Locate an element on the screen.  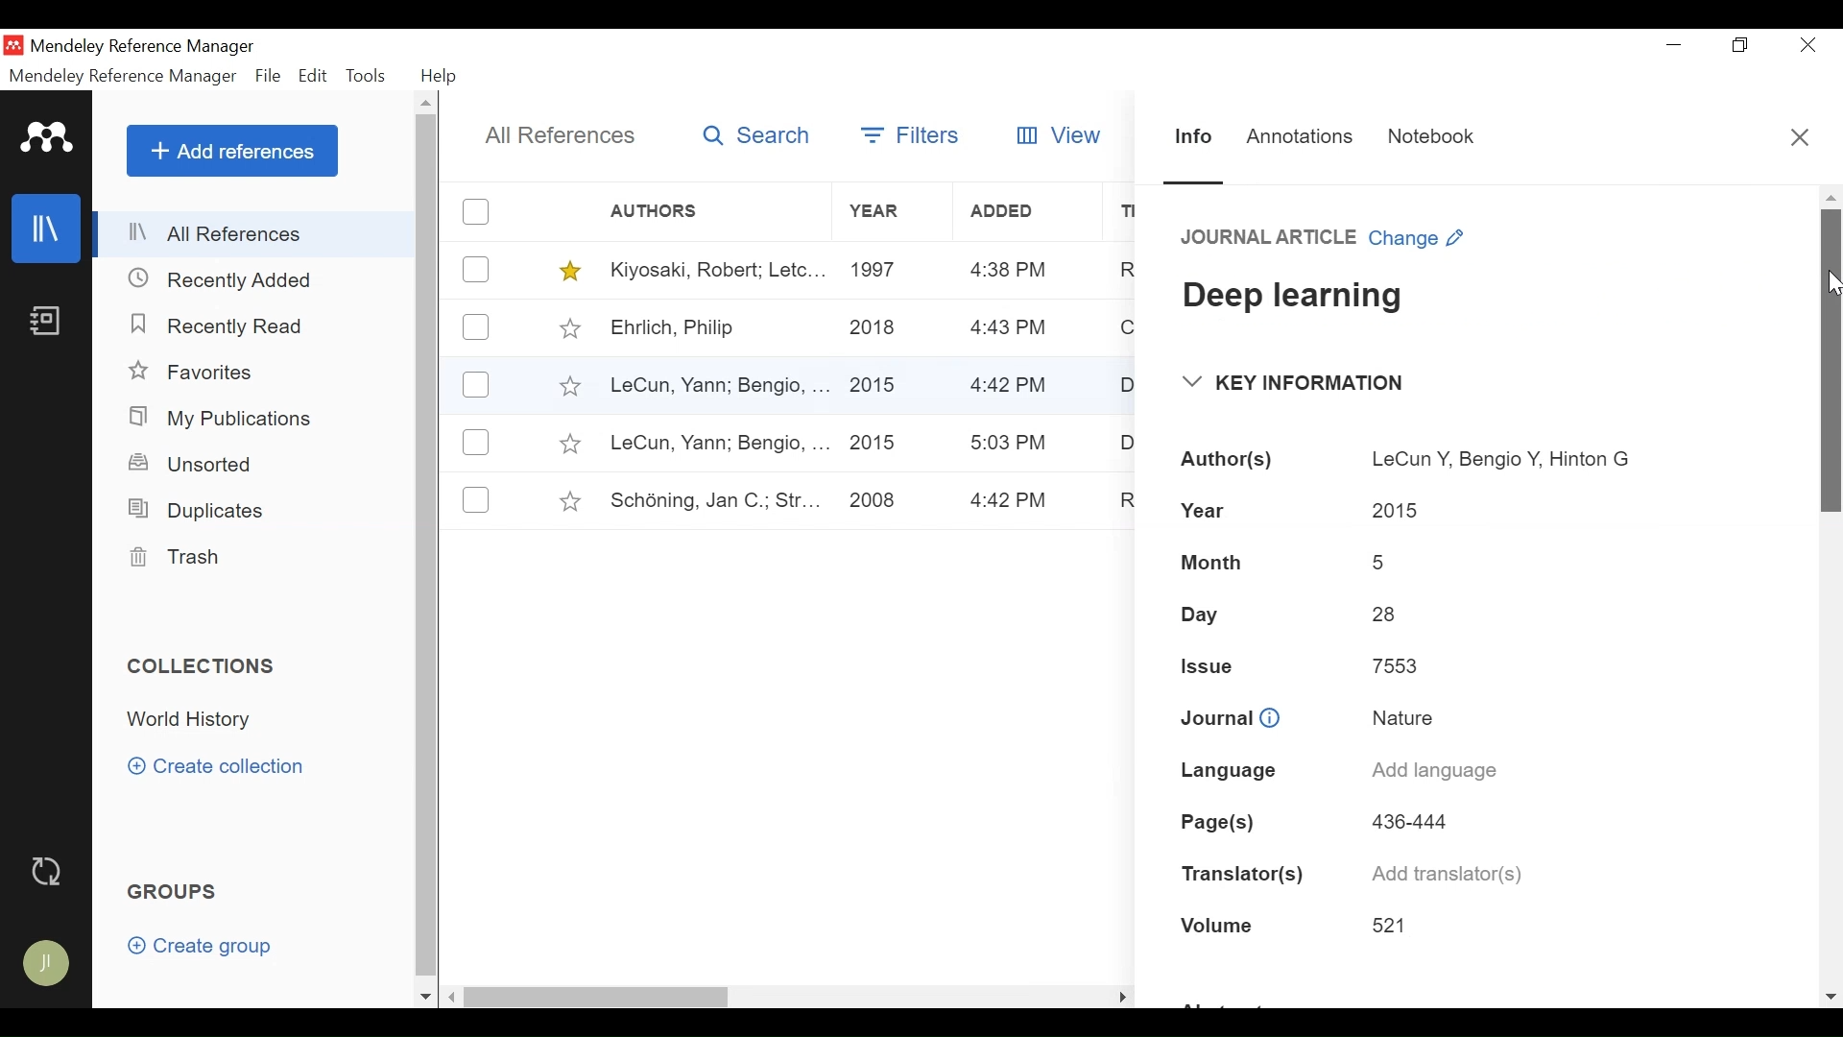
Added is located at coordinates (1030, 211).